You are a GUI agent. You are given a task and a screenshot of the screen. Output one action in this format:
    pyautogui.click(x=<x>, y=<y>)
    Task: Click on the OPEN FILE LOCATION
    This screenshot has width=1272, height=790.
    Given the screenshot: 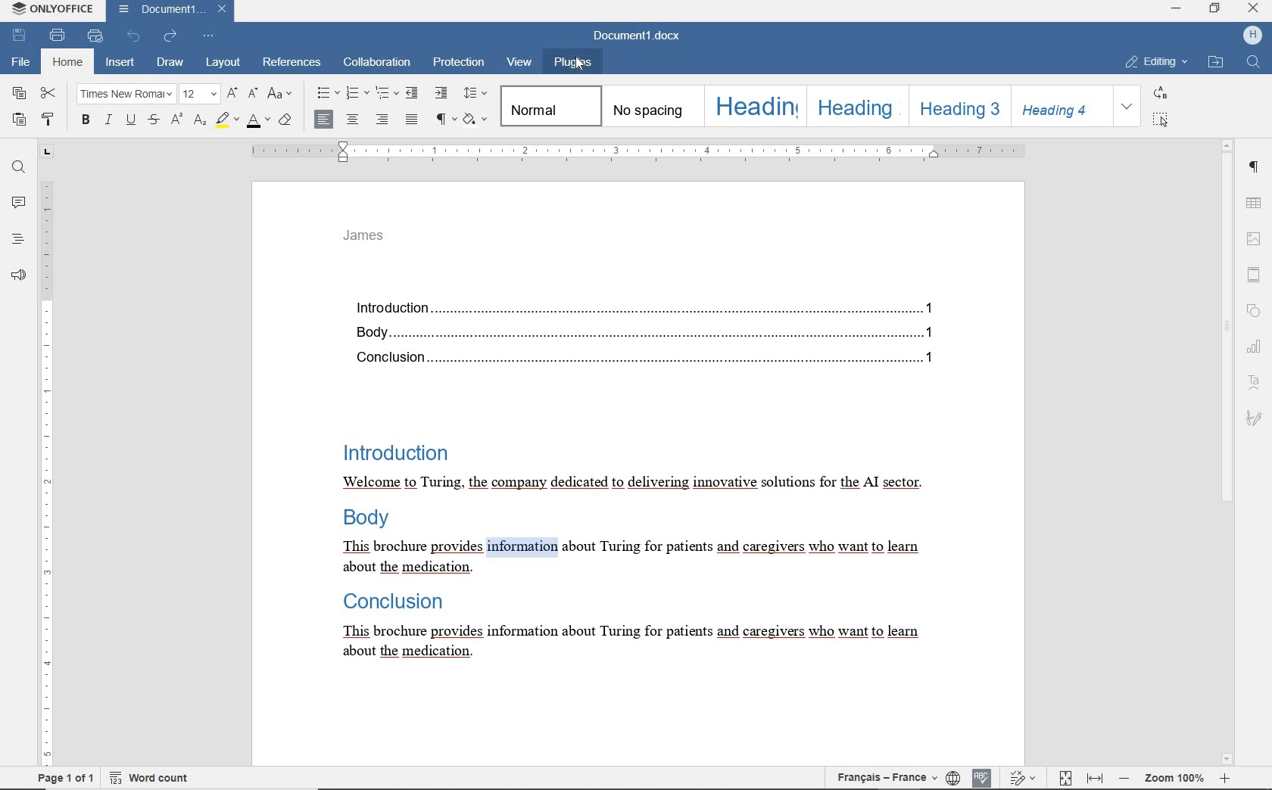 What is the action you would take?
    pyautogui.click(x=1215, y=64)
    